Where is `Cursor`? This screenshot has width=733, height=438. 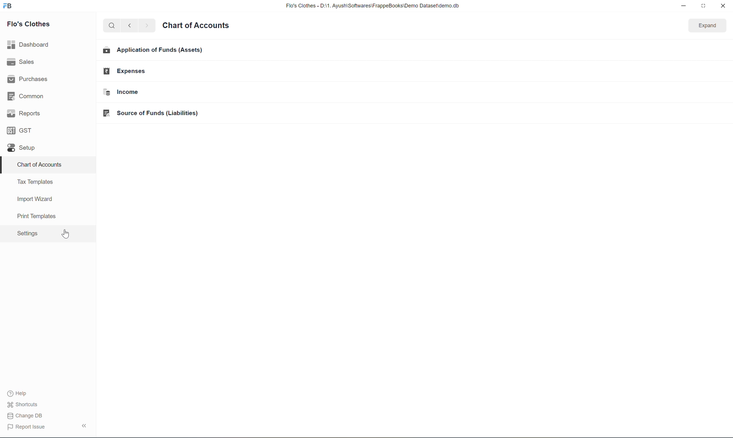 Cursor is located at coordinates (65, 234).